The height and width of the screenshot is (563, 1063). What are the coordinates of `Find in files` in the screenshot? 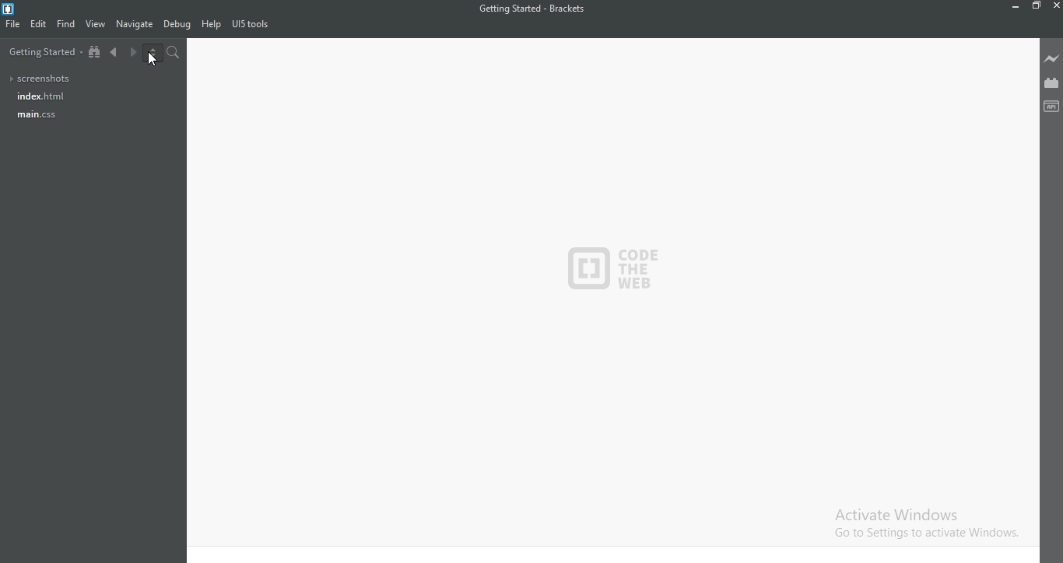 It's located at (174, 53).